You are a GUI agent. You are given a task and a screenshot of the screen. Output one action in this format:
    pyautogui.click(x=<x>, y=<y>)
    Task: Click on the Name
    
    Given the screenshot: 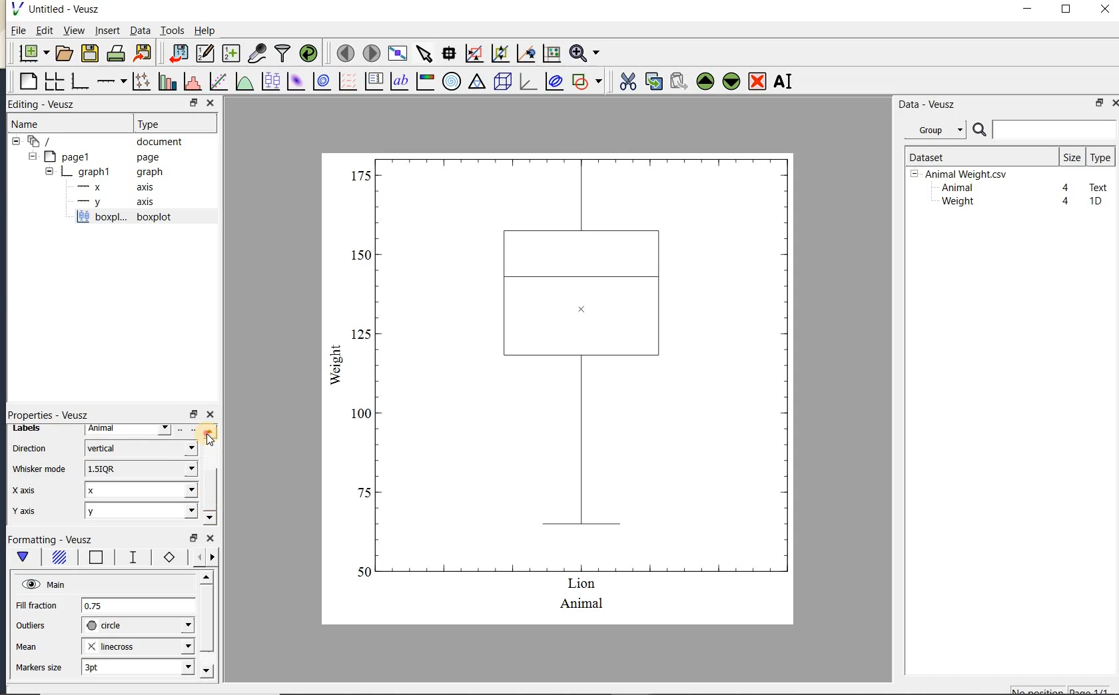 What is the action you would take?
    pyautogui.click(x=39, y=124)
    